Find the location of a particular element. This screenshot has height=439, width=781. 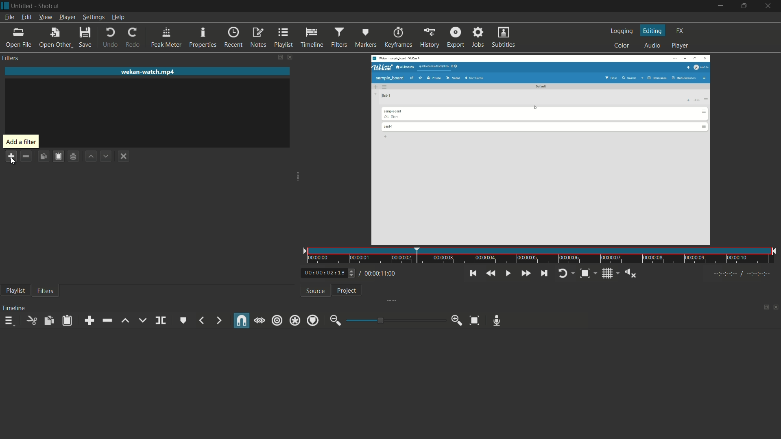

copy checked filters is located at coordinates (48, 320).